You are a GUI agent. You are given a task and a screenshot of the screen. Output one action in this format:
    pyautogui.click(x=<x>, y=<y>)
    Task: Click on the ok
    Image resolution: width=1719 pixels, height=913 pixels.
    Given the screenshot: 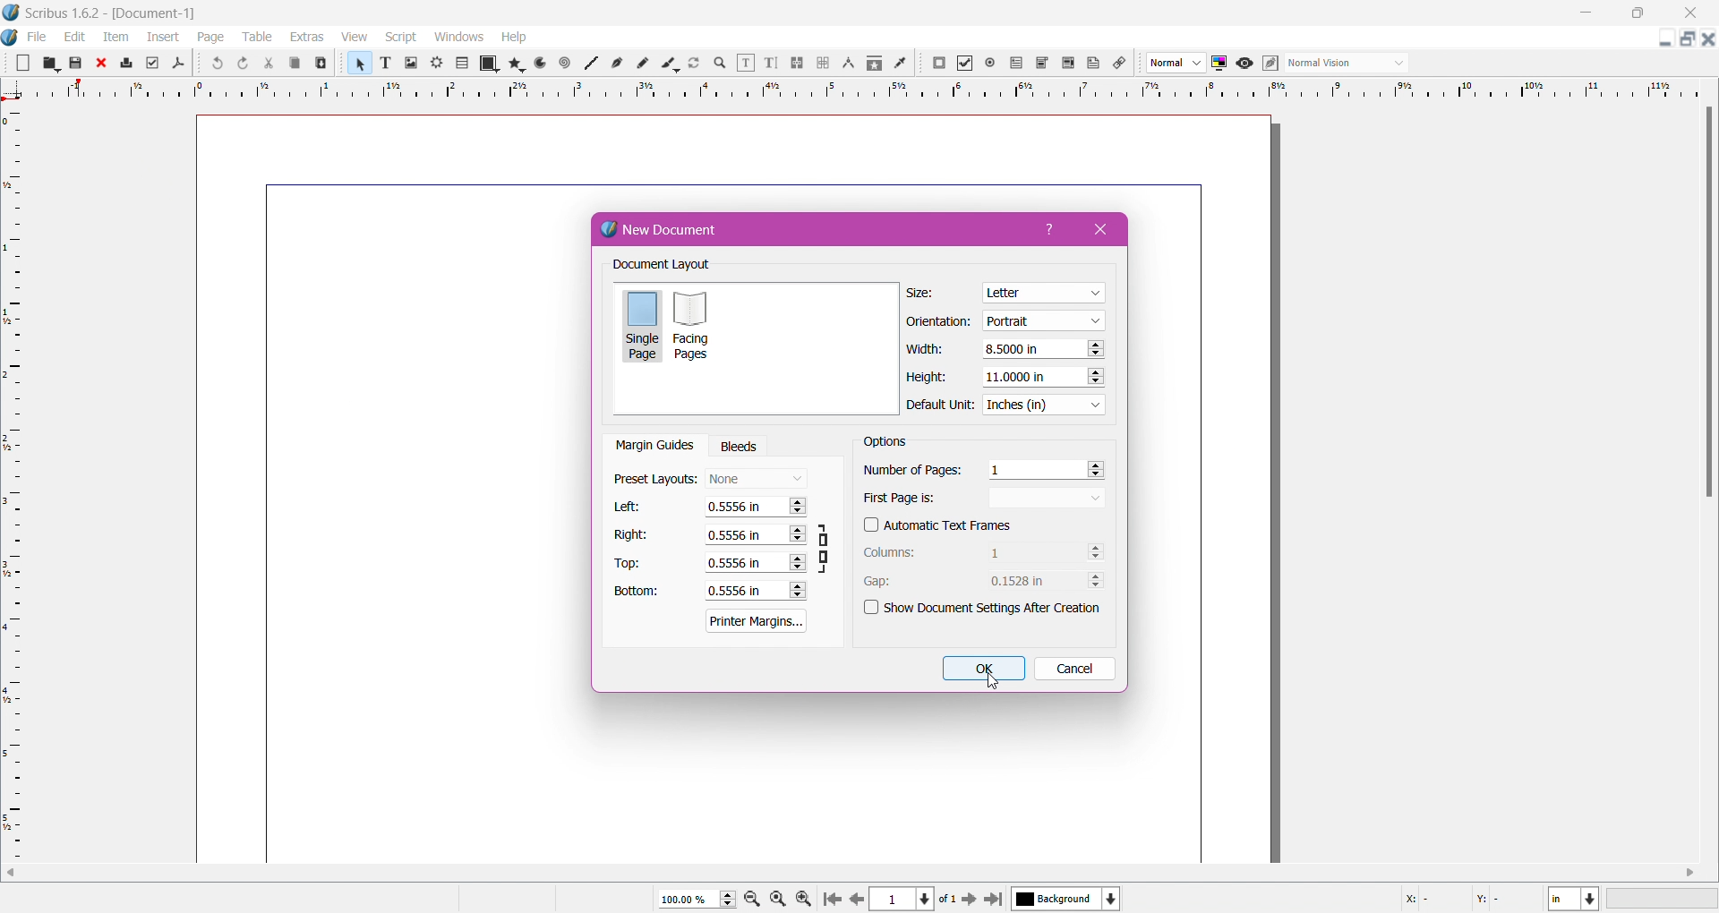 What is the action you would take?
    pyautogui.click(x=981, y=667)
    